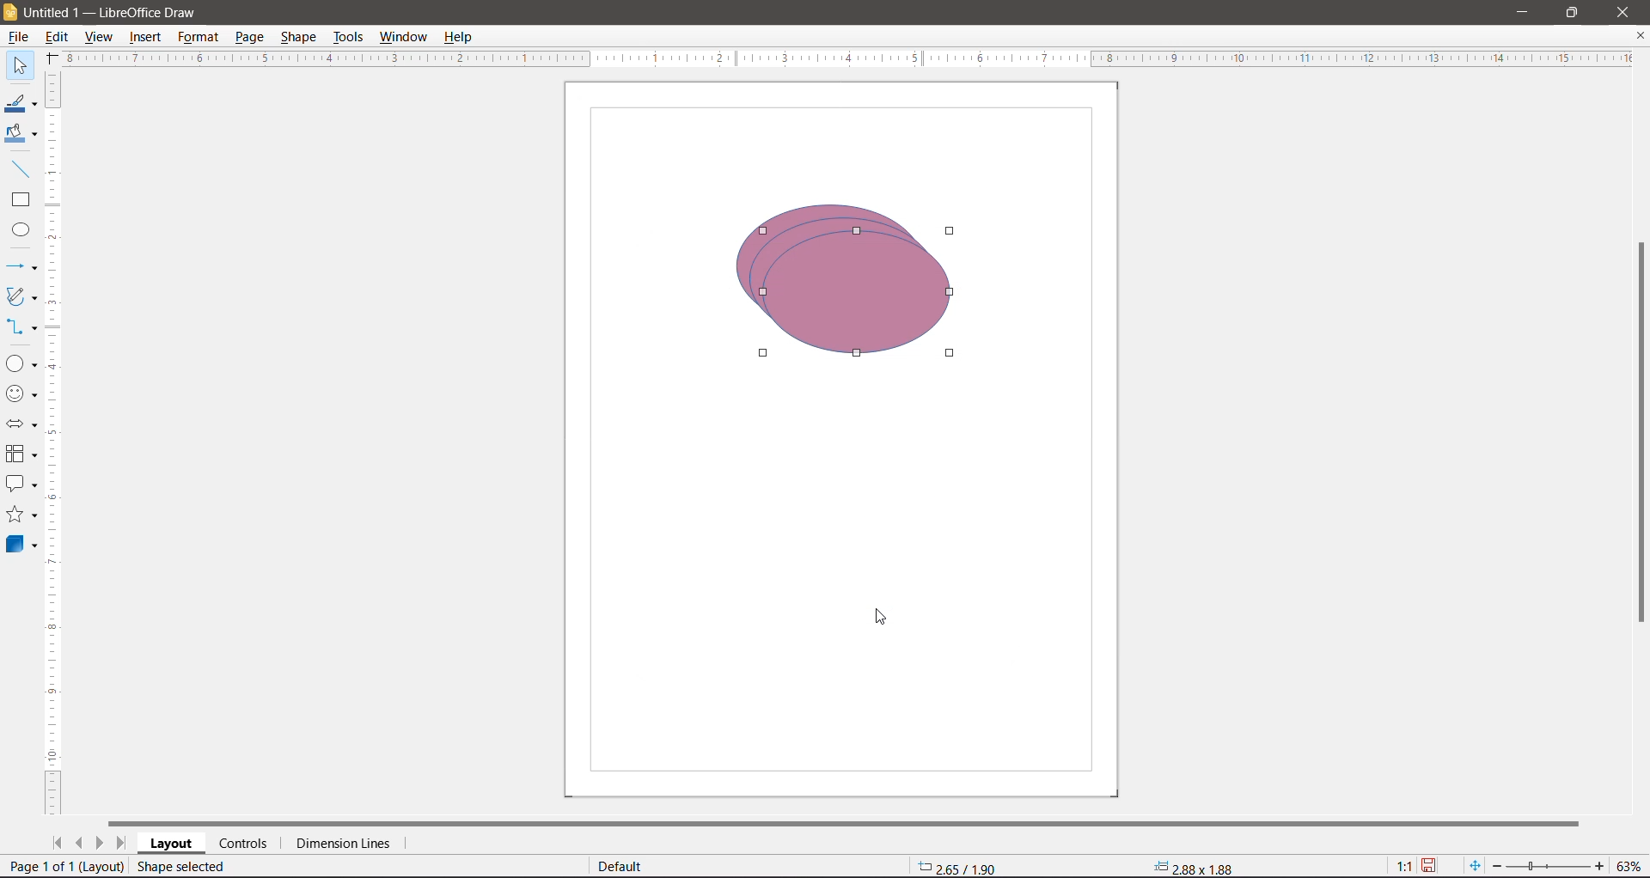 The height and width of the screenshot is (878, 1650). Describe the element at coordinates (184, 867) in the screenshot. I see `Shape selected` at that location.